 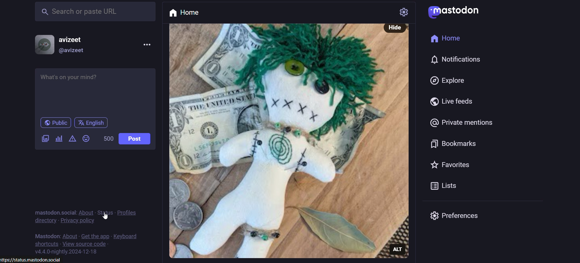 I want to click on shortcuts, so click(x=44, y=244).